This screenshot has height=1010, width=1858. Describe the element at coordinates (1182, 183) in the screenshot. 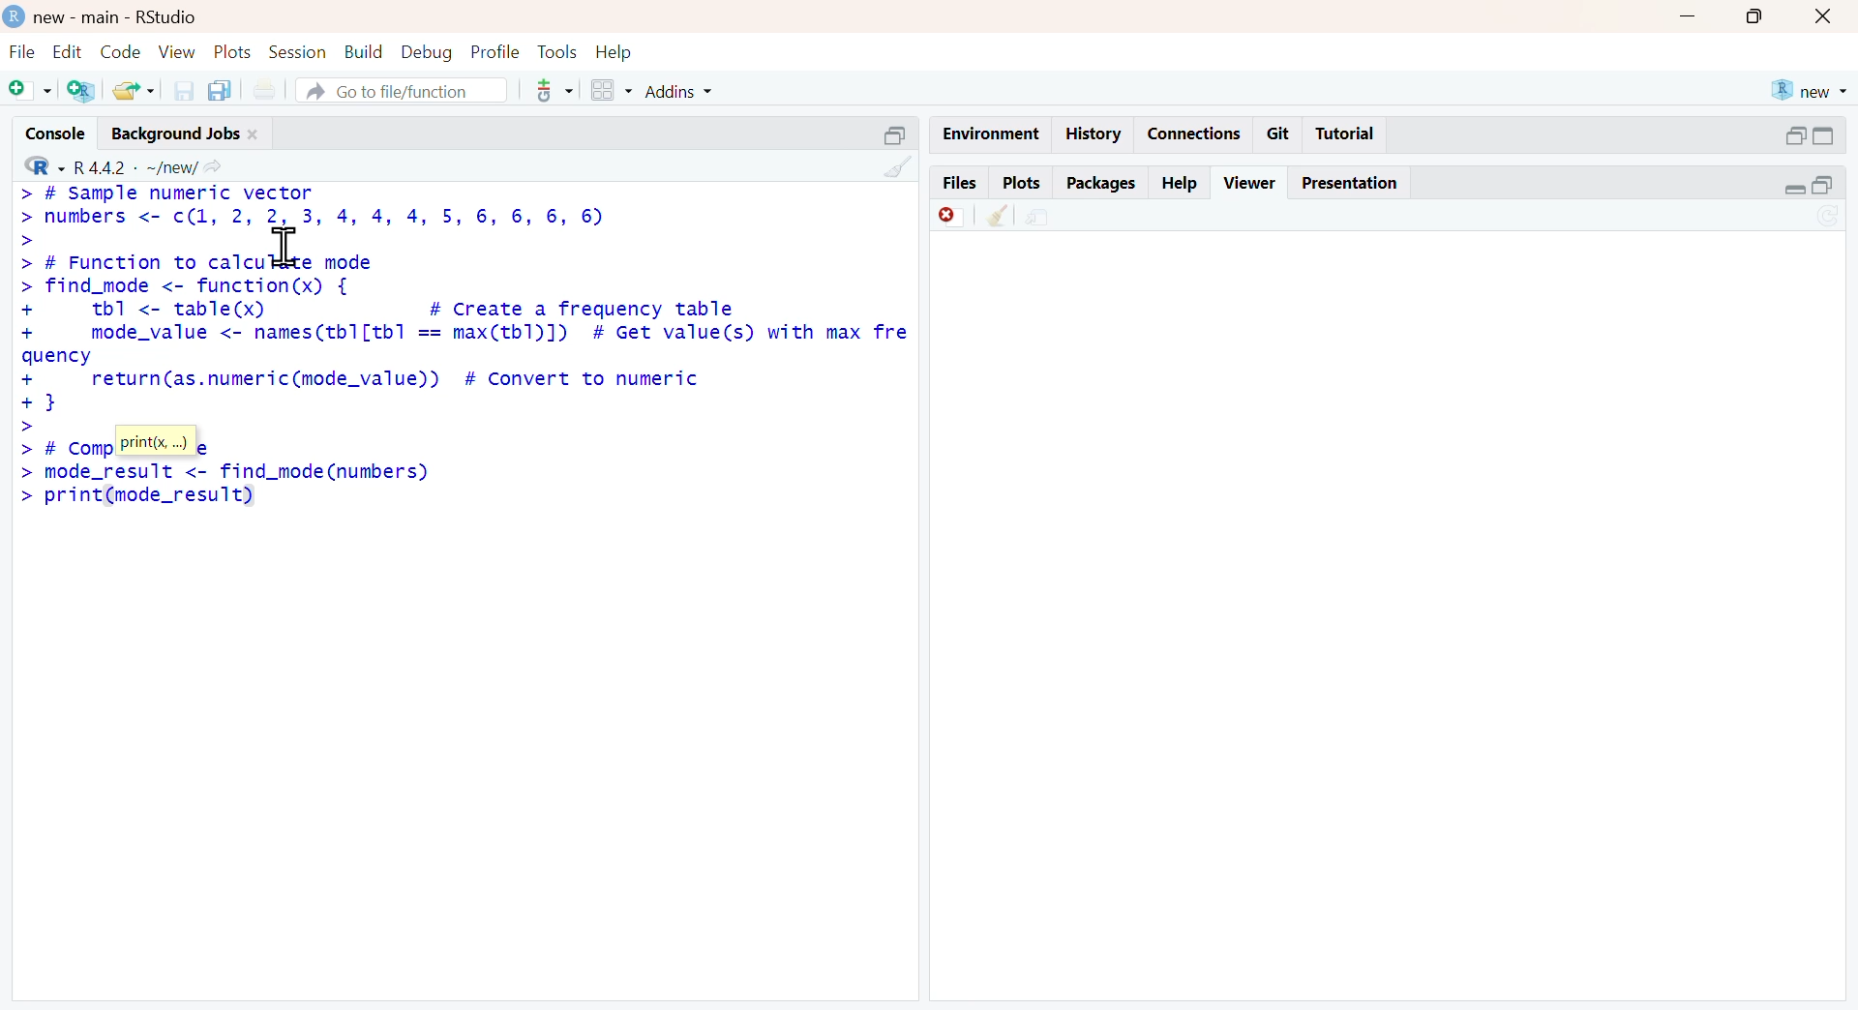

I see `help` at that location.